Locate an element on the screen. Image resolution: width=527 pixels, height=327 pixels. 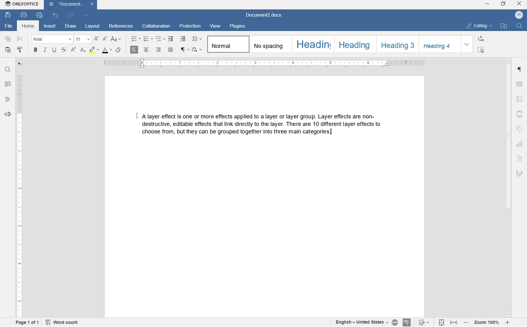
paste is located at coordinates (9, 50).